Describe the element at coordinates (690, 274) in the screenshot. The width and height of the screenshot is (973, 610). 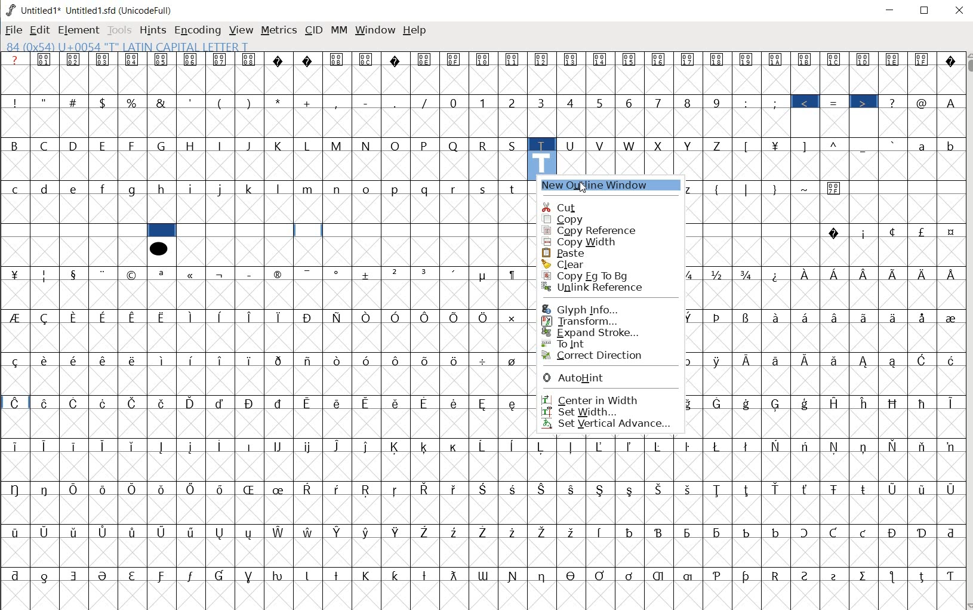
I see `Symbol` at that location.